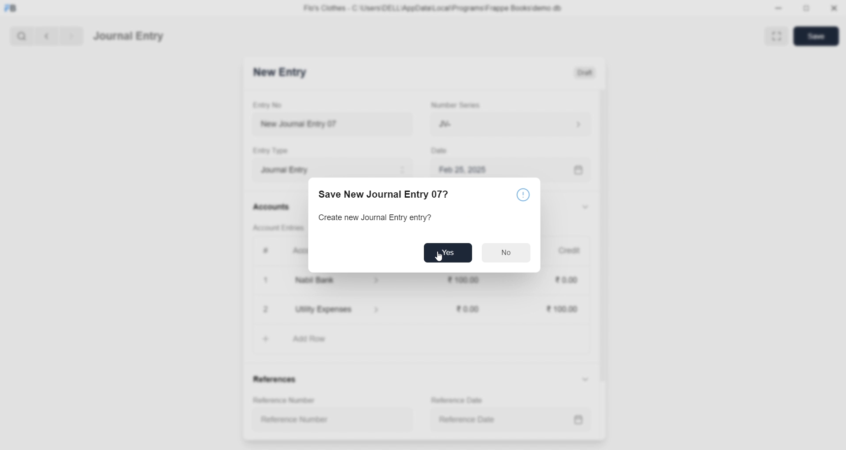  I want to click on Yes, so click(448, 252).